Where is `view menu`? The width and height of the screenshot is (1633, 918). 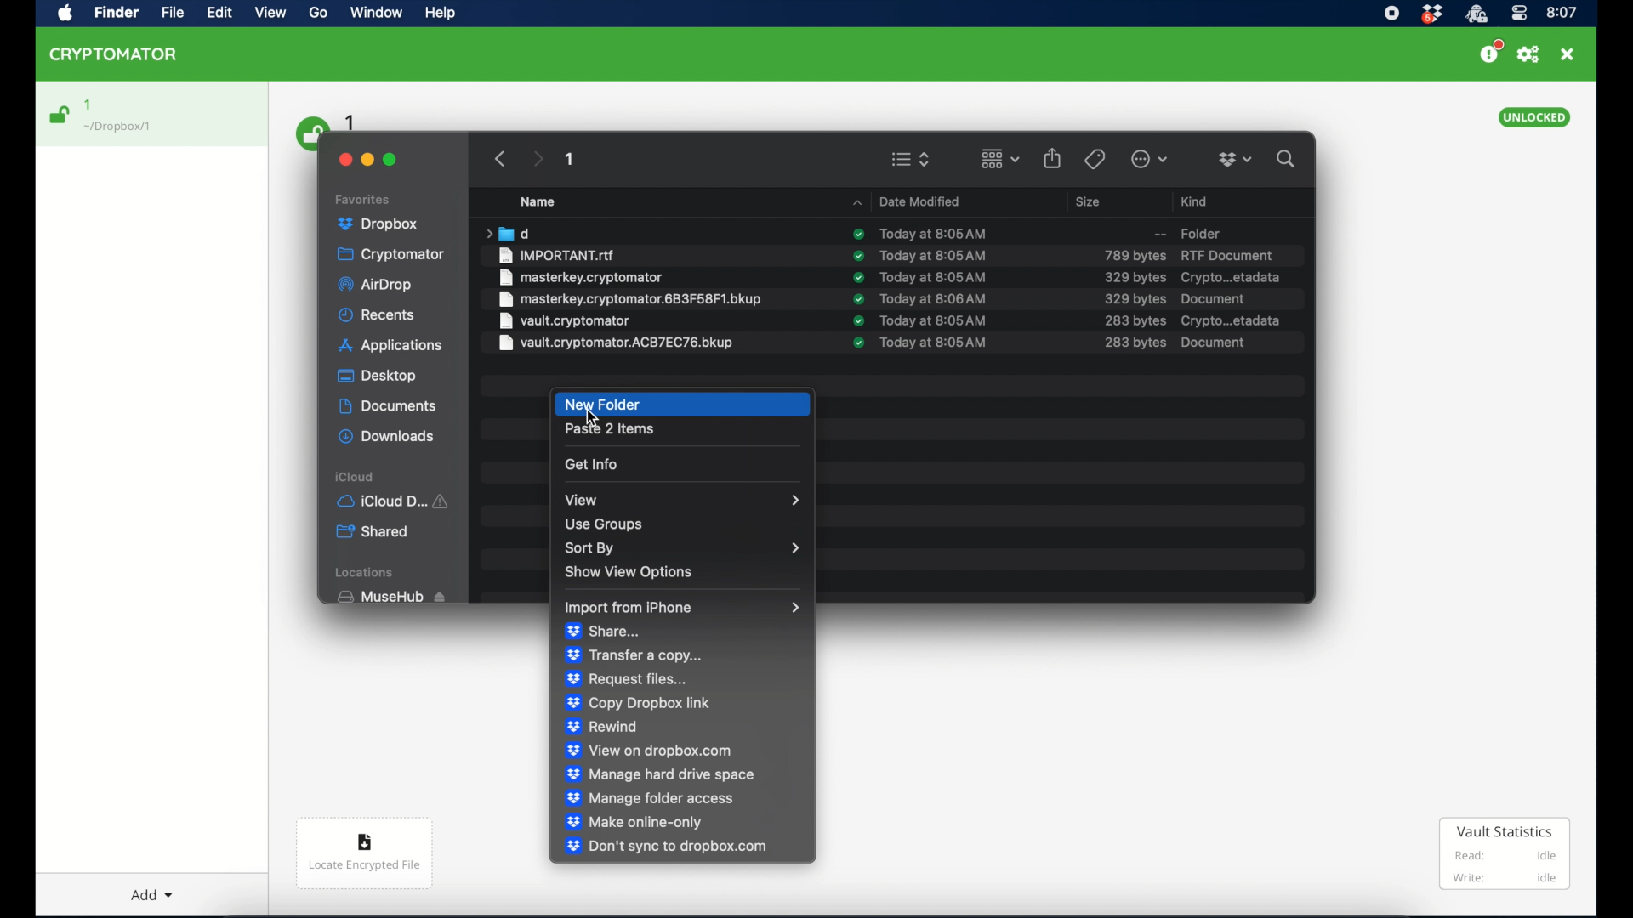 view menu is located at coordinates (681, 500).